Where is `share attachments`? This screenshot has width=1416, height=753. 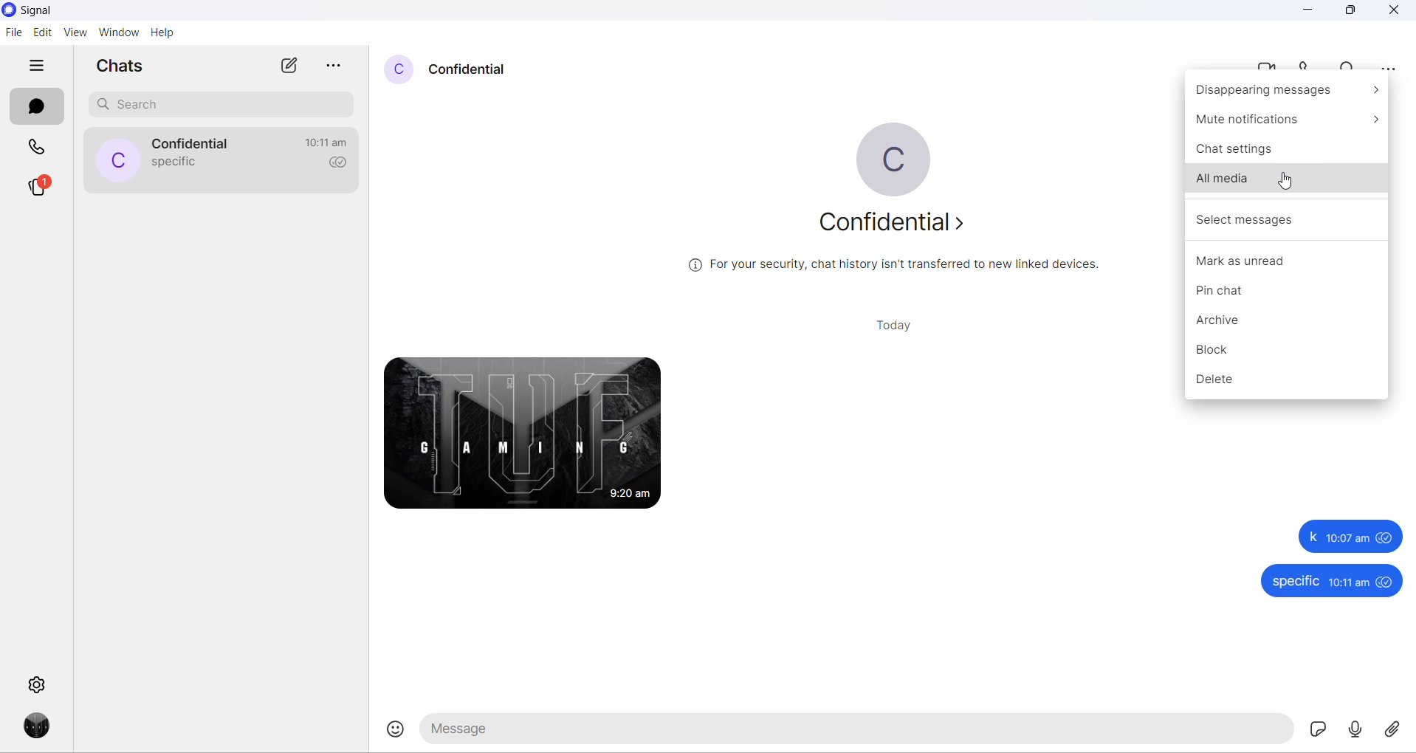 share attachments is located at coordinates (1398, 731).